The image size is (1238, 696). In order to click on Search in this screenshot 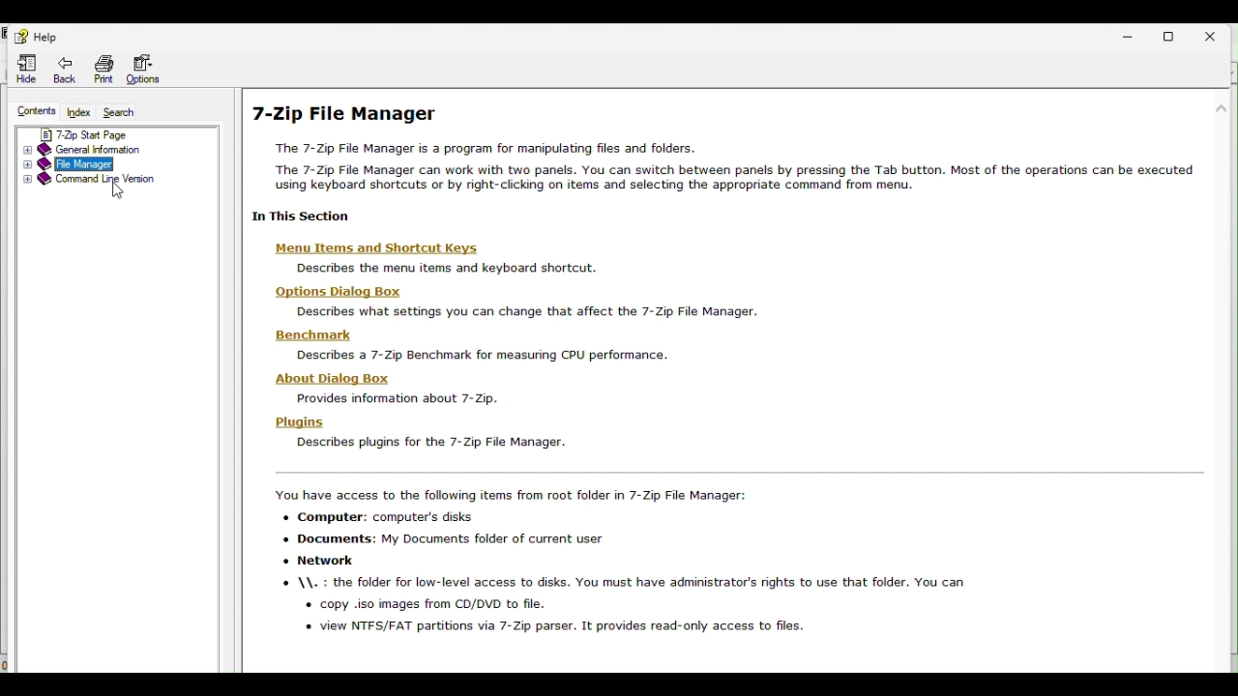, I will do `click(120, 113)`.